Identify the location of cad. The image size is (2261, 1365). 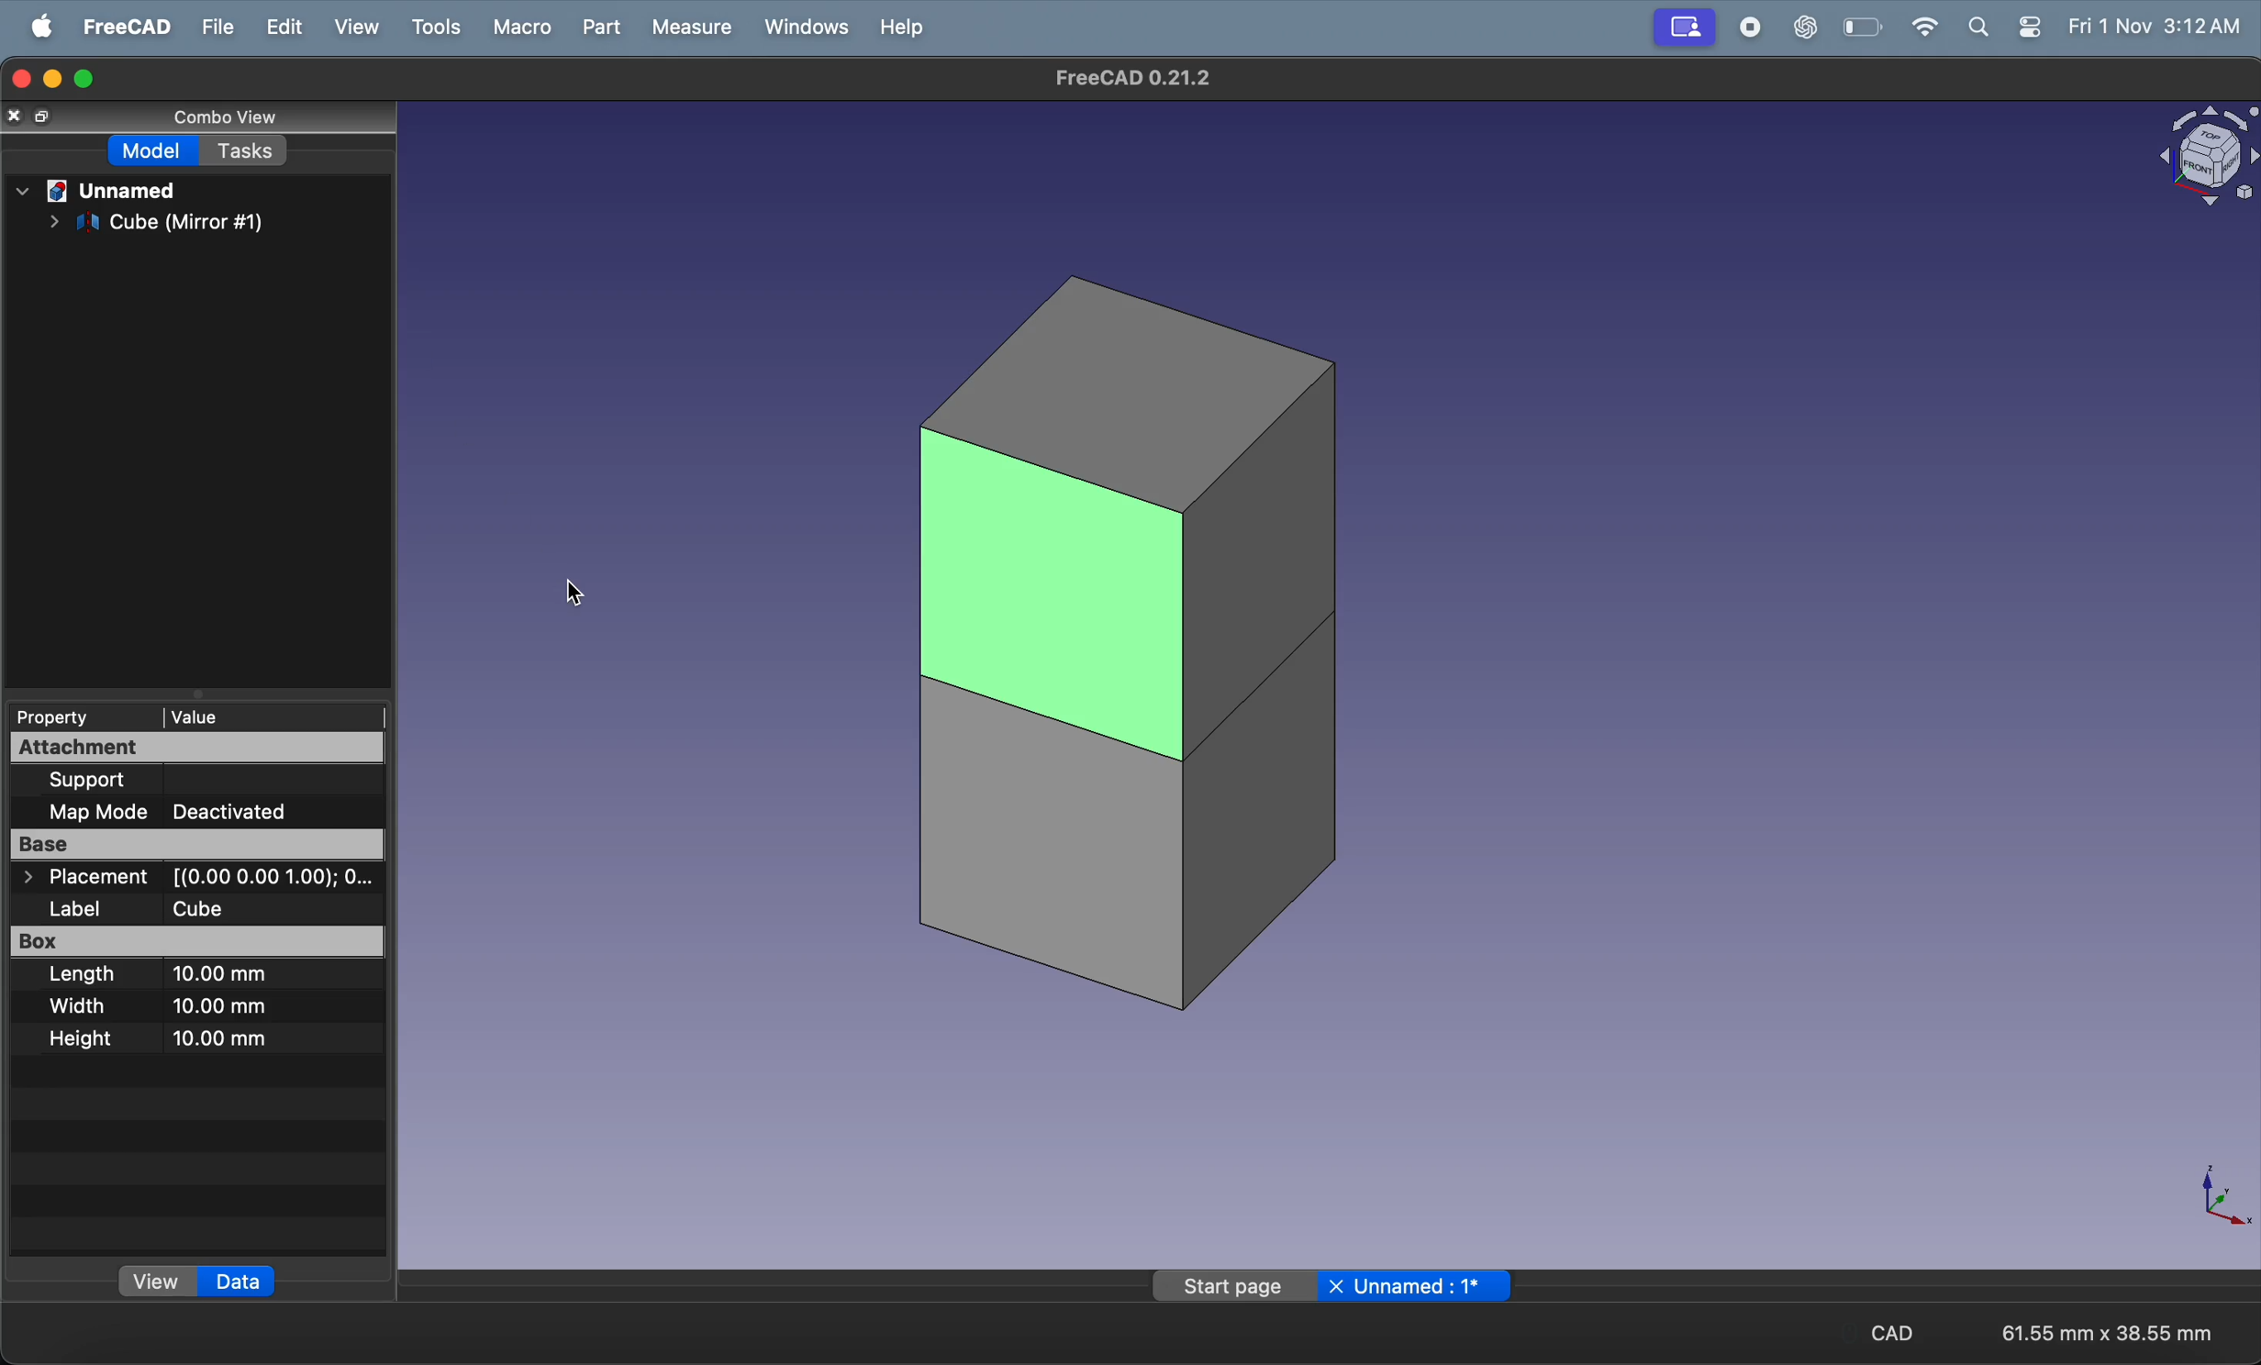
(1887, 1331).